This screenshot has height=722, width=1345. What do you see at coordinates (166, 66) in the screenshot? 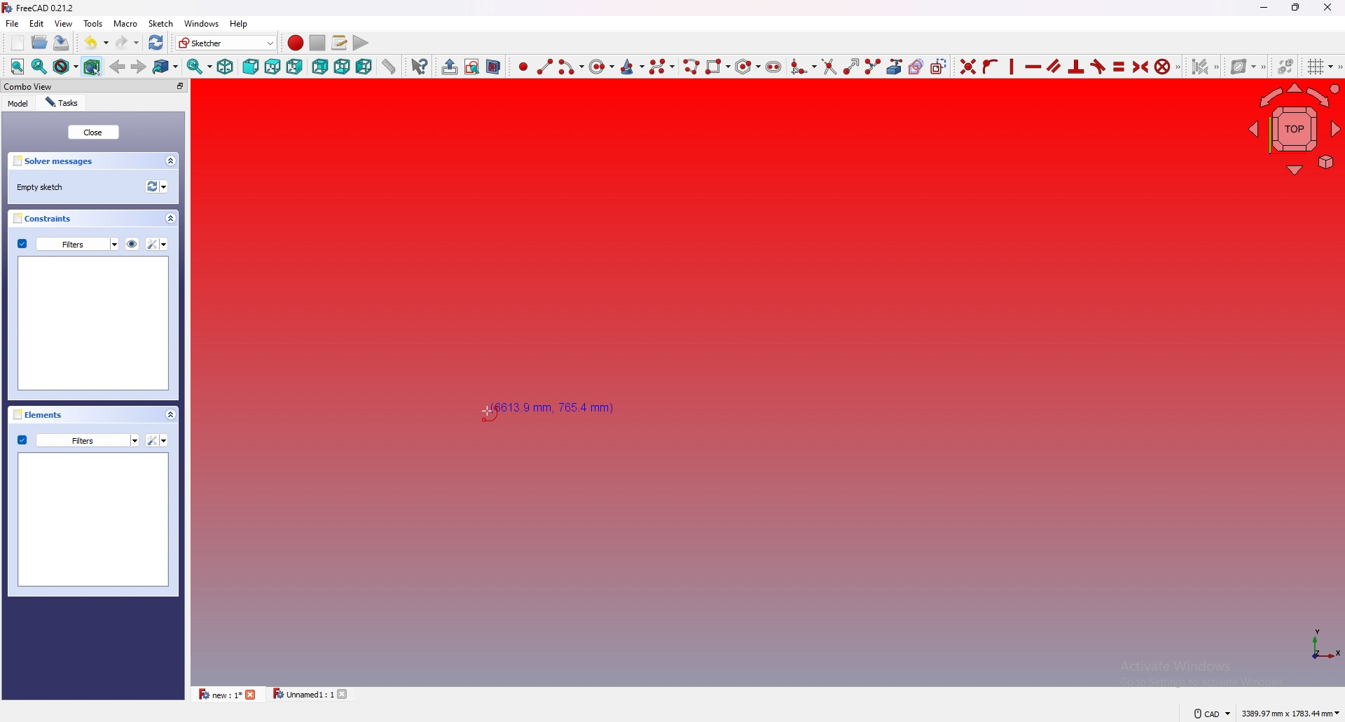
I see `go to linked object` at bounding box center [166, 66].